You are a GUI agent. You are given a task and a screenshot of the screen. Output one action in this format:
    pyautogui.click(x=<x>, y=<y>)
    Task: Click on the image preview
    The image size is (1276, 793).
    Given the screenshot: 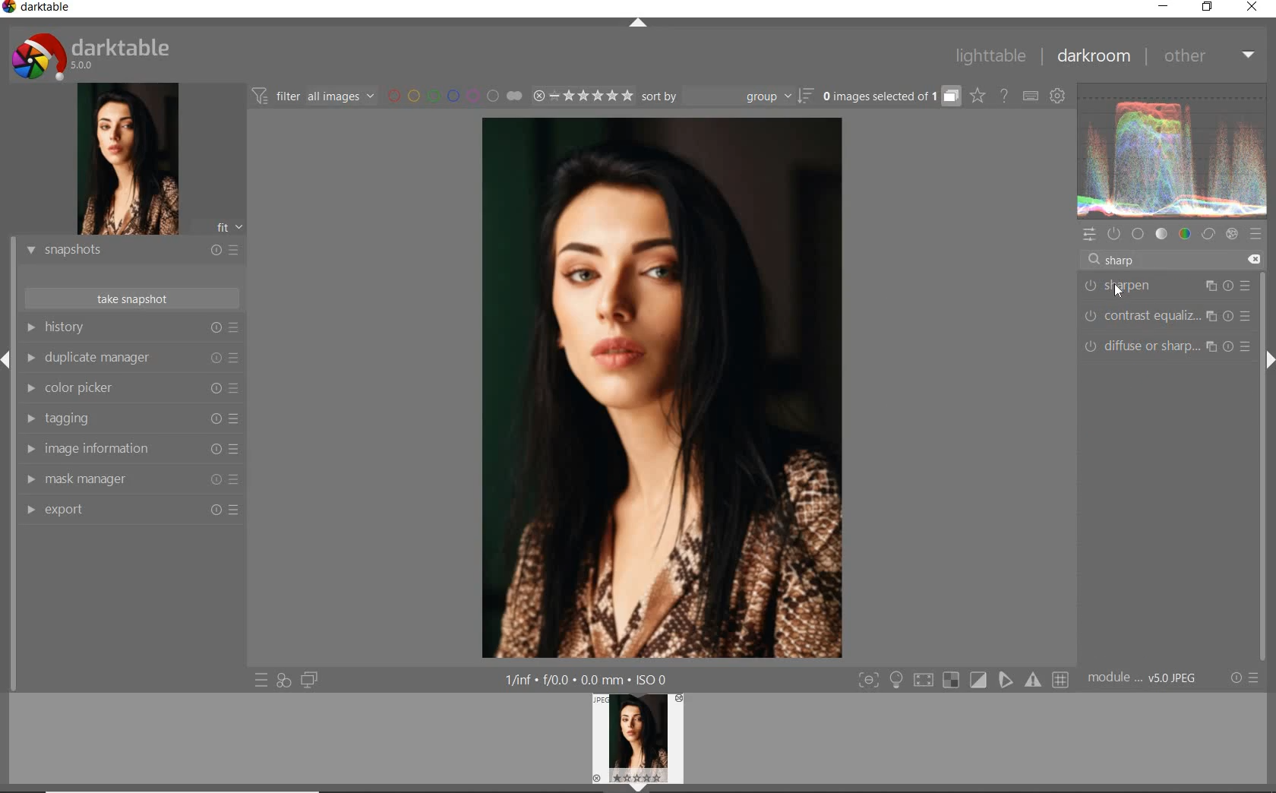 What is the action you would take?
    pyautogui.click(x=128, y=159)
    